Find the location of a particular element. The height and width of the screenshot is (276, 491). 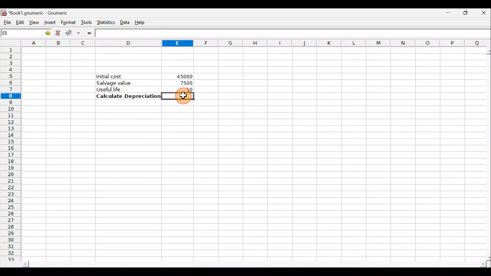

Close is located at coordinates (481, 14).